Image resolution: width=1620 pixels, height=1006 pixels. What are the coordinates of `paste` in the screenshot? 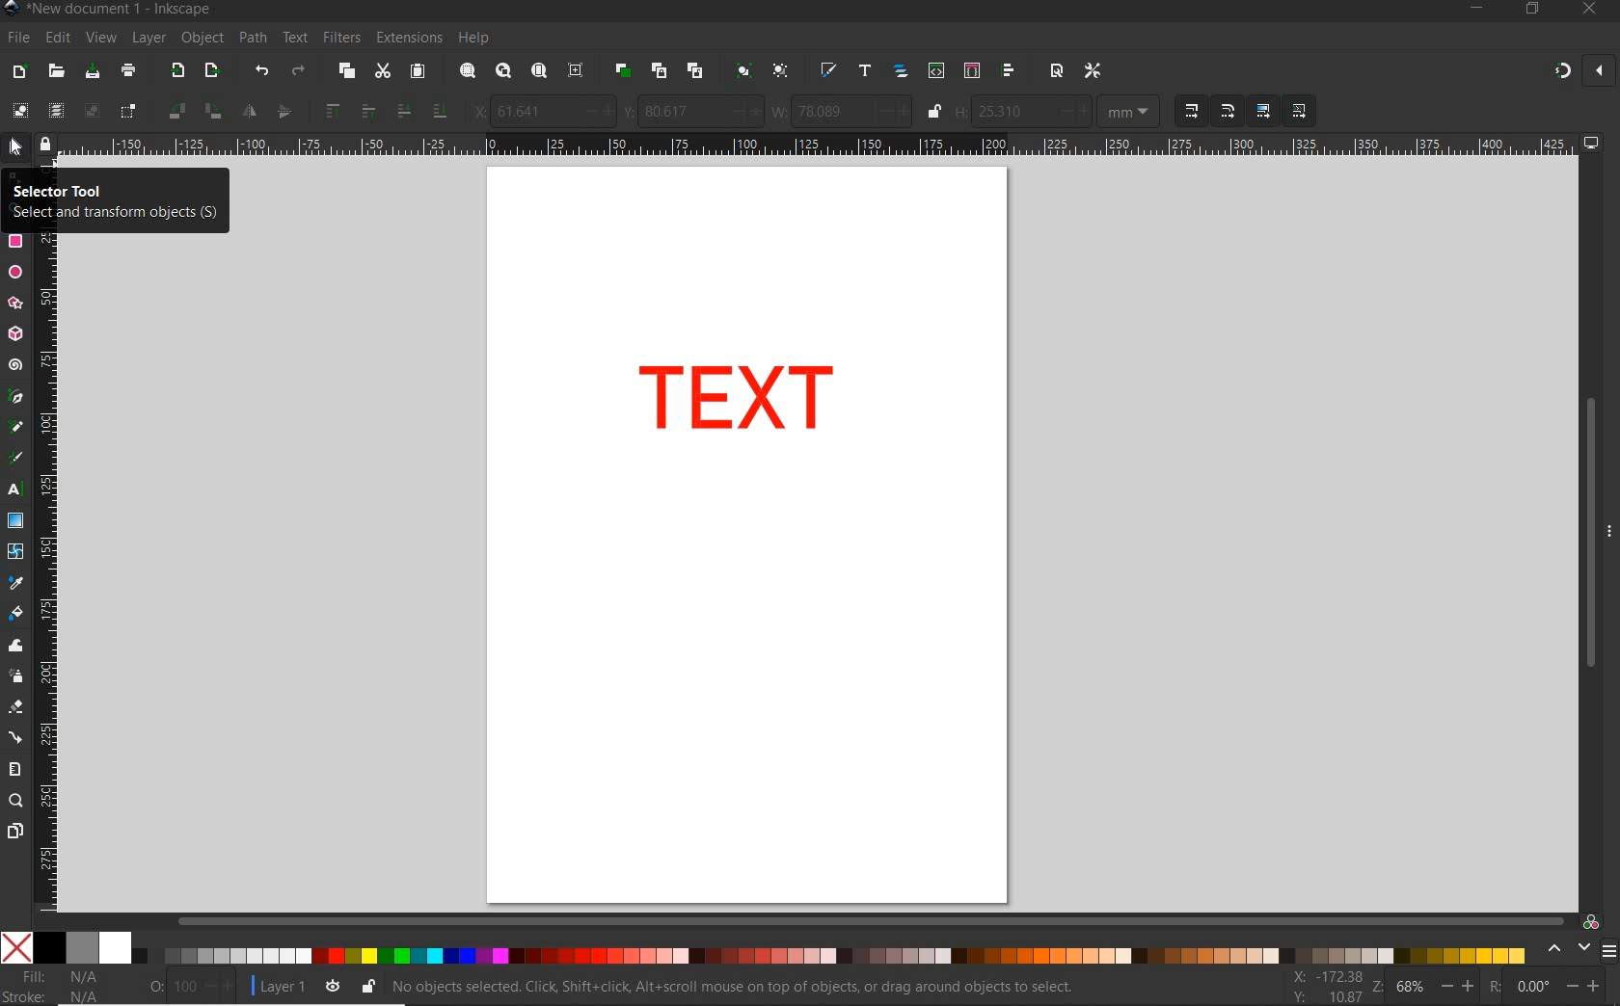 It's located at (417, 72).